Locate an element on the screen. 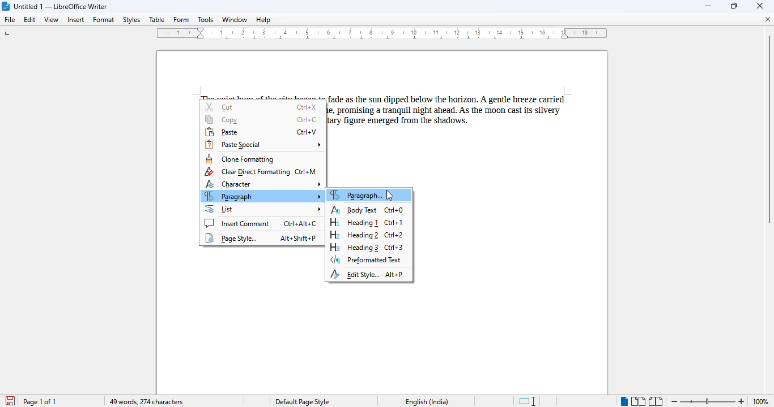 The height and width of the screenshot is (407, 774). styles is located at coordinates (131, 20).